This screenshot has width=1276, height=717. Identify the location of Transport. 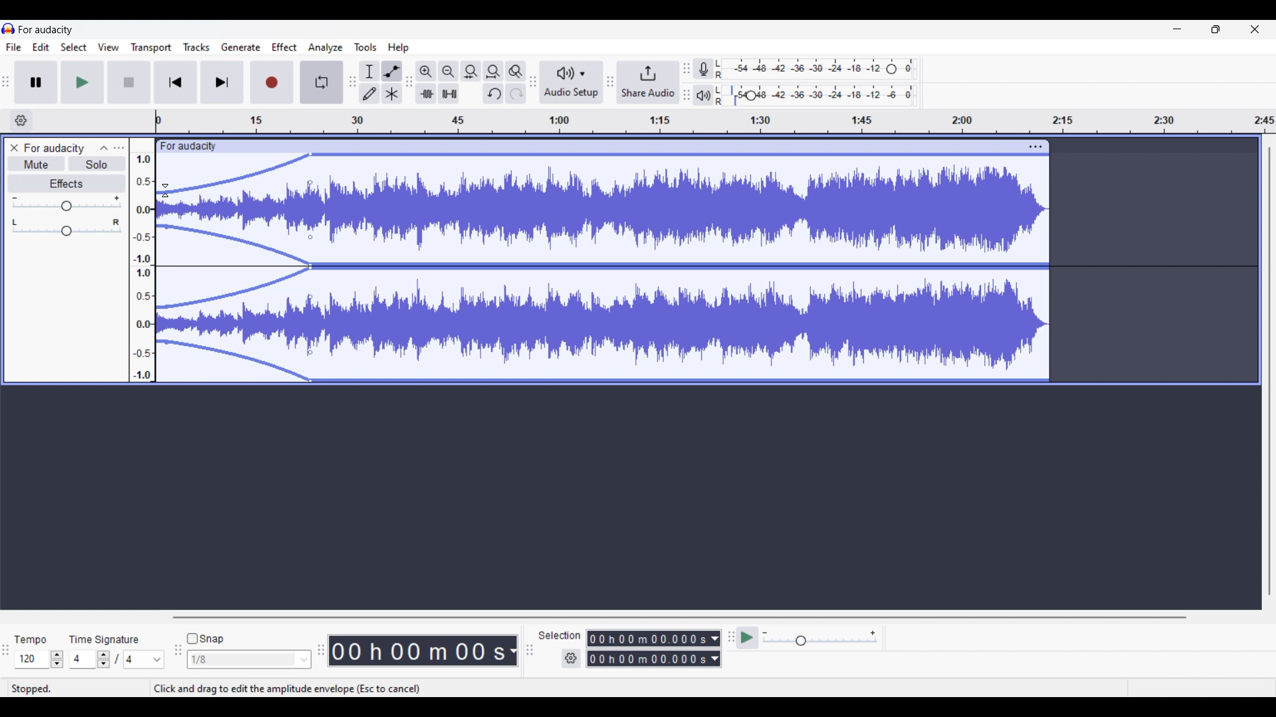
(151, 48).